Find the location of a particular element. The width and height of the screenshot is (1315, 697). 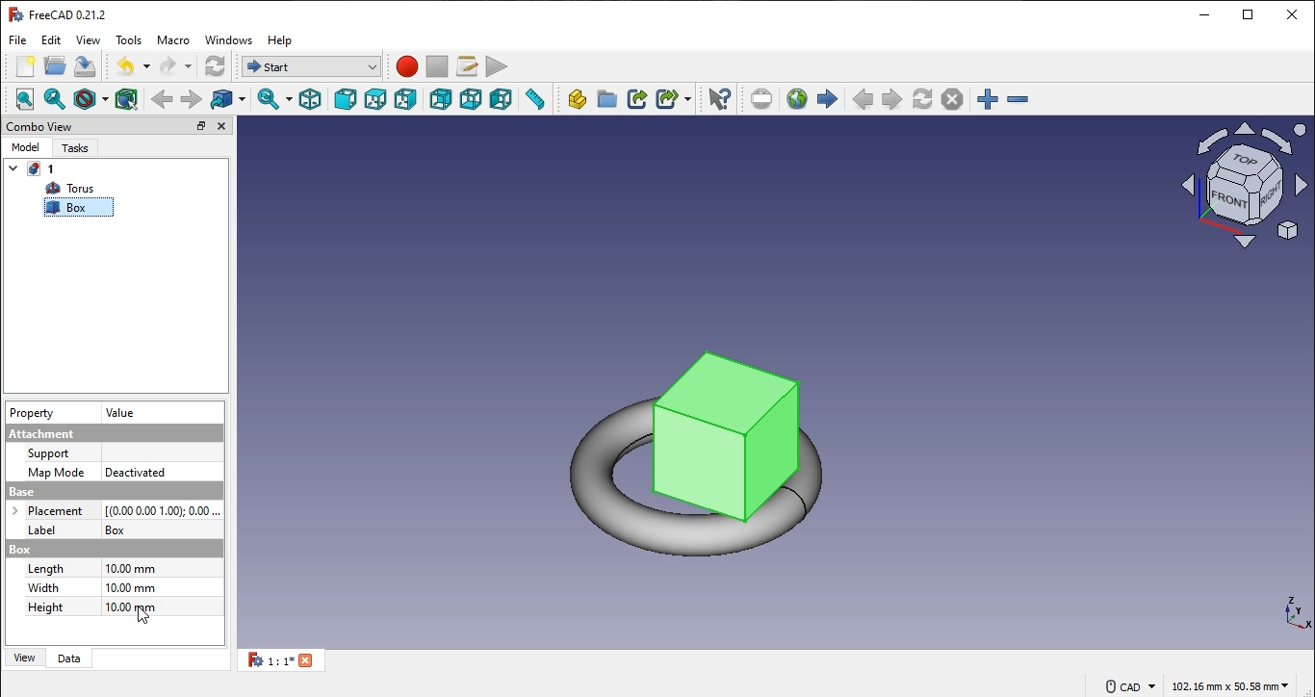

set URL is located at coordinates (762, 98).